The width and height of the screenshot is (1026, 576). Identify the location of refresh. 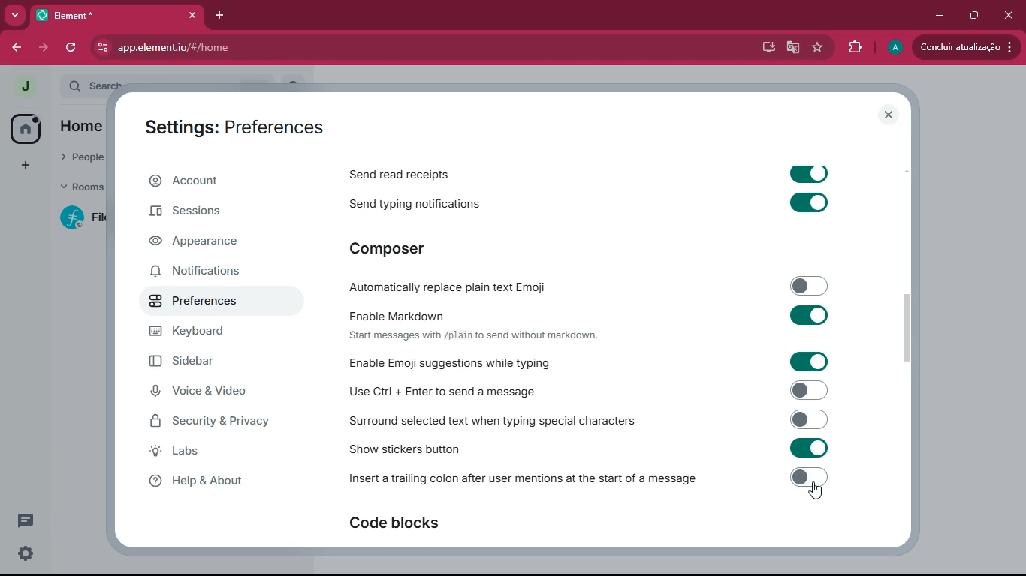
(77, 47).